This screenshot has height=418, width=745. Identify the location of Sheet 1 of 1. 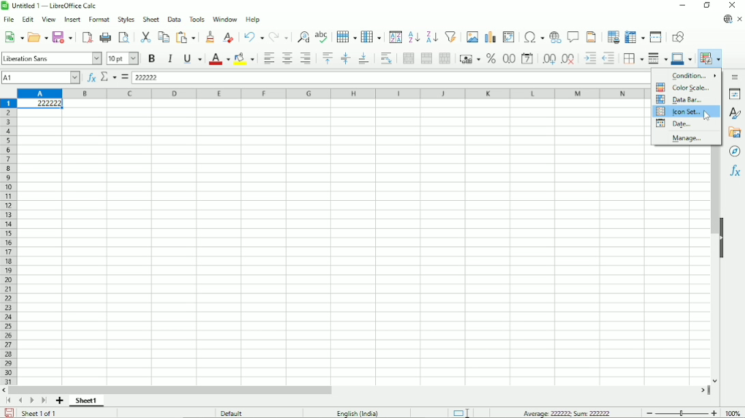
(41, 413).